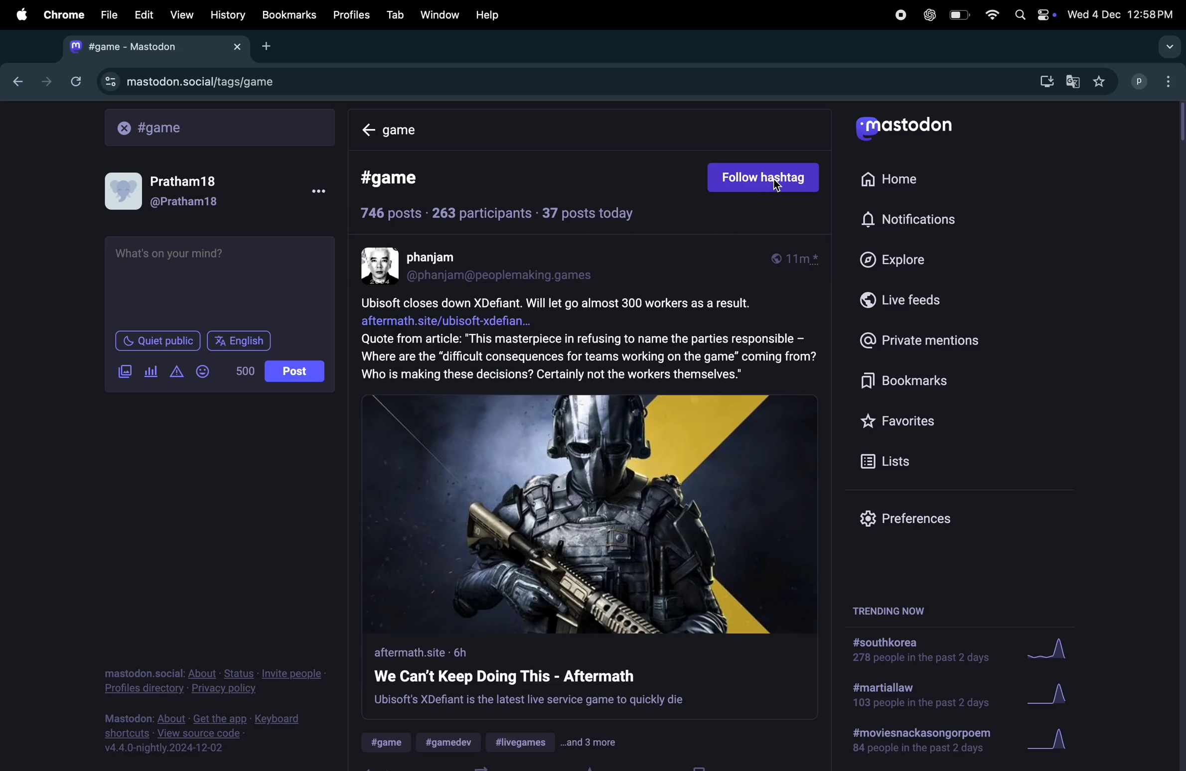 Image resolution: width=1186 pixels, height=771 pixels. What do you see at coordinates (62, 14) in the screenshot?
I see `Chrome` at bounding box center [62, 14].